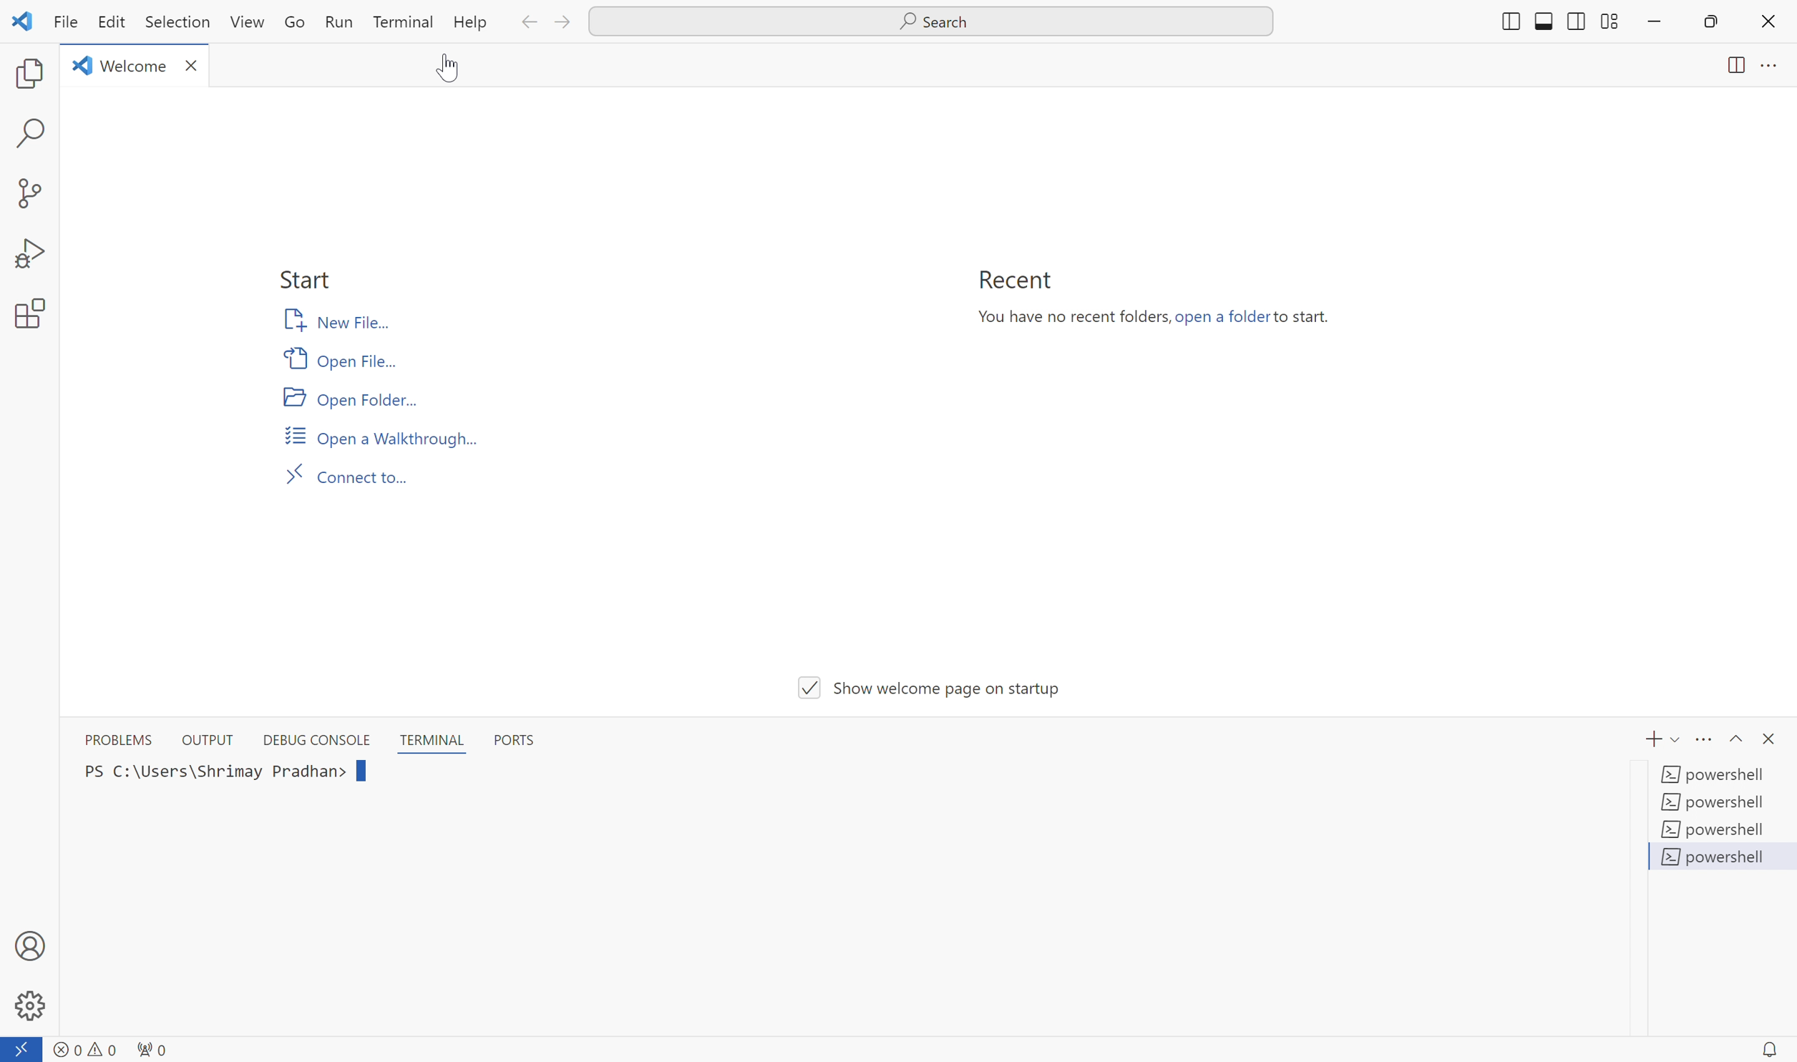 This screenshot has height=1062, width=1797. I want to click on Help, so click(469, 22).